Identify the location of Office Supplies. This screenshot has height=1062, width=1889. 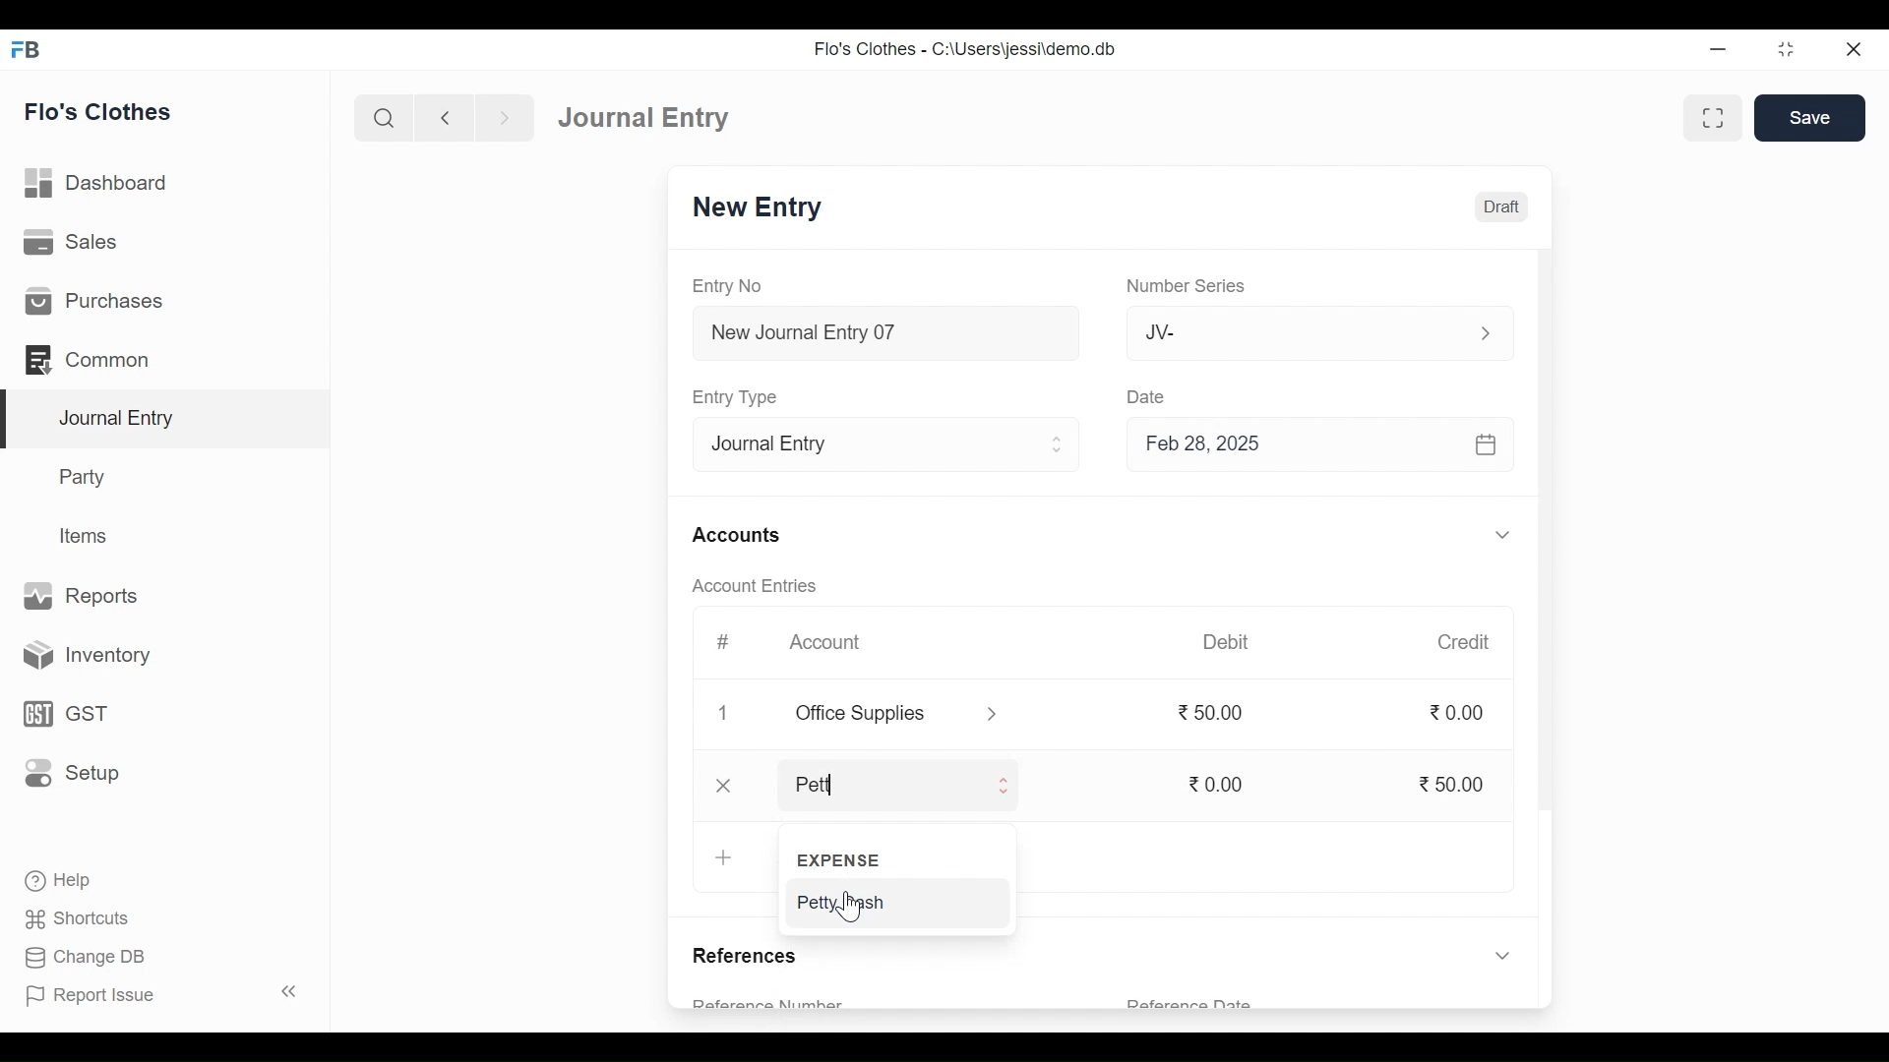
(875, 712).